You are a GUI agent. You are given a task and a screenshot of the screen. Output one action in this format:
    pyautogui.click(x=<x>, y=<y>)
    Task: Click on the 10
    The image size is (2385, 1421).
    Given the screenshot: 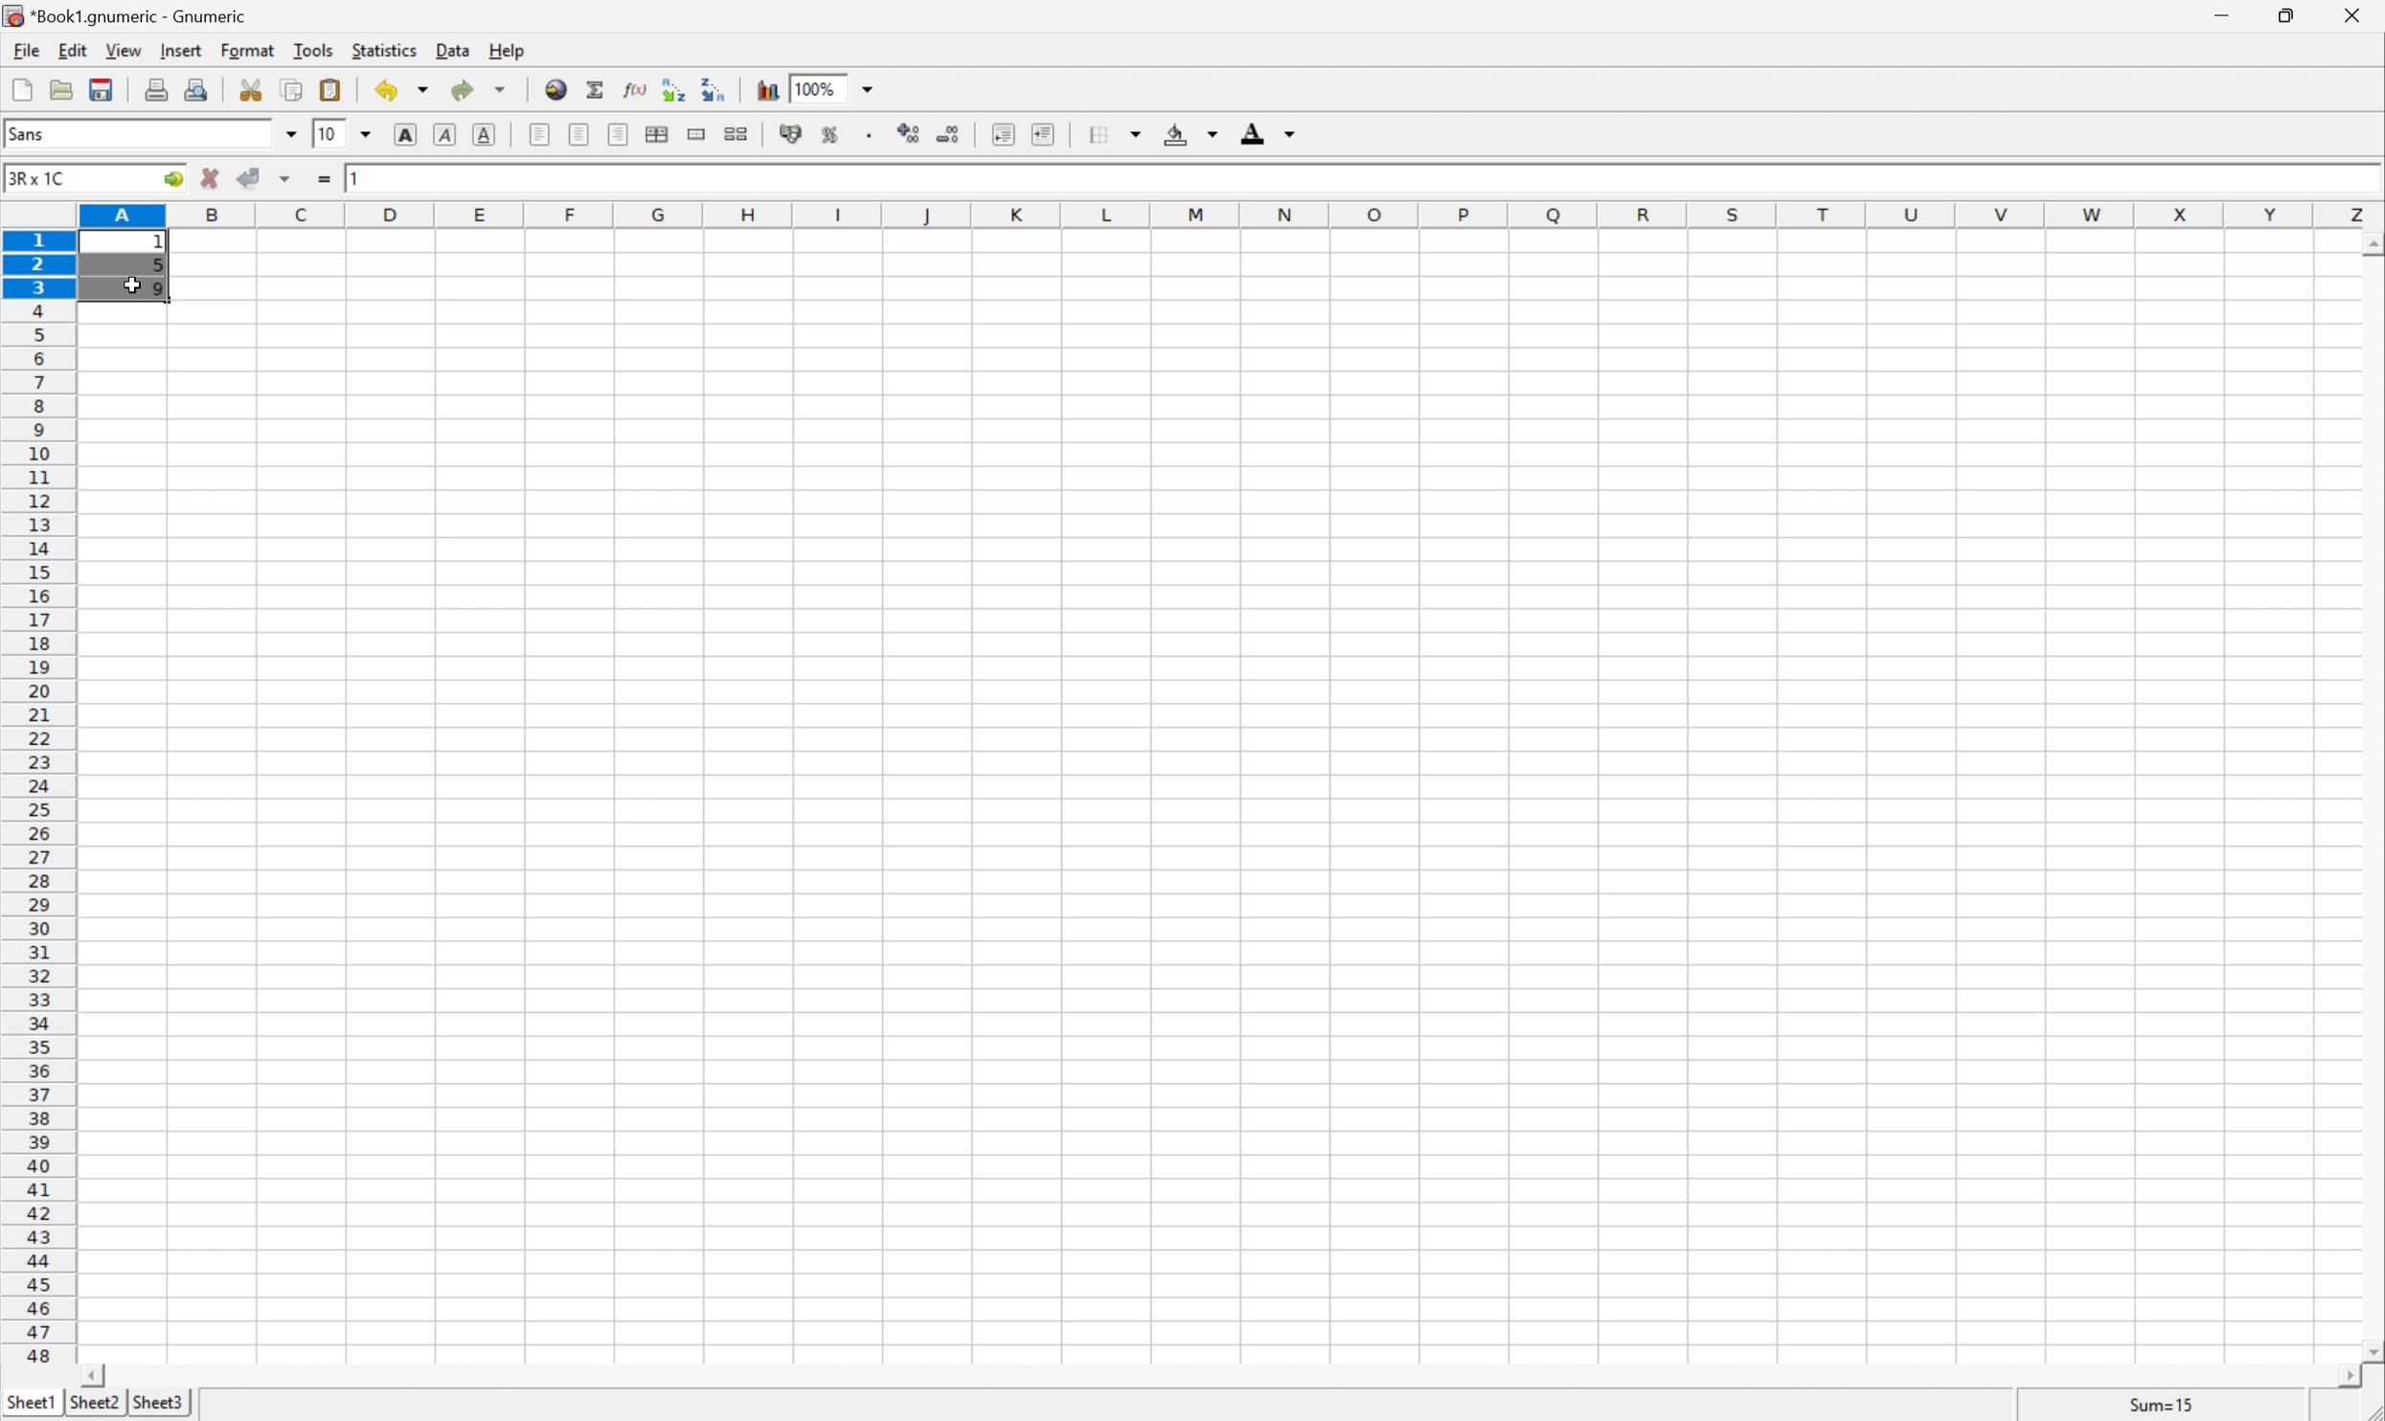 What is the action you would take?
    pyautogui.click(x=327, y=132)
    